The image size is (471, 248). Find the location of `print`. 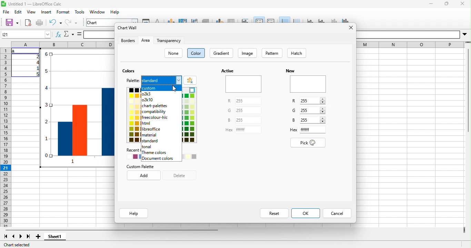

print is located at coordinates (39, 23).